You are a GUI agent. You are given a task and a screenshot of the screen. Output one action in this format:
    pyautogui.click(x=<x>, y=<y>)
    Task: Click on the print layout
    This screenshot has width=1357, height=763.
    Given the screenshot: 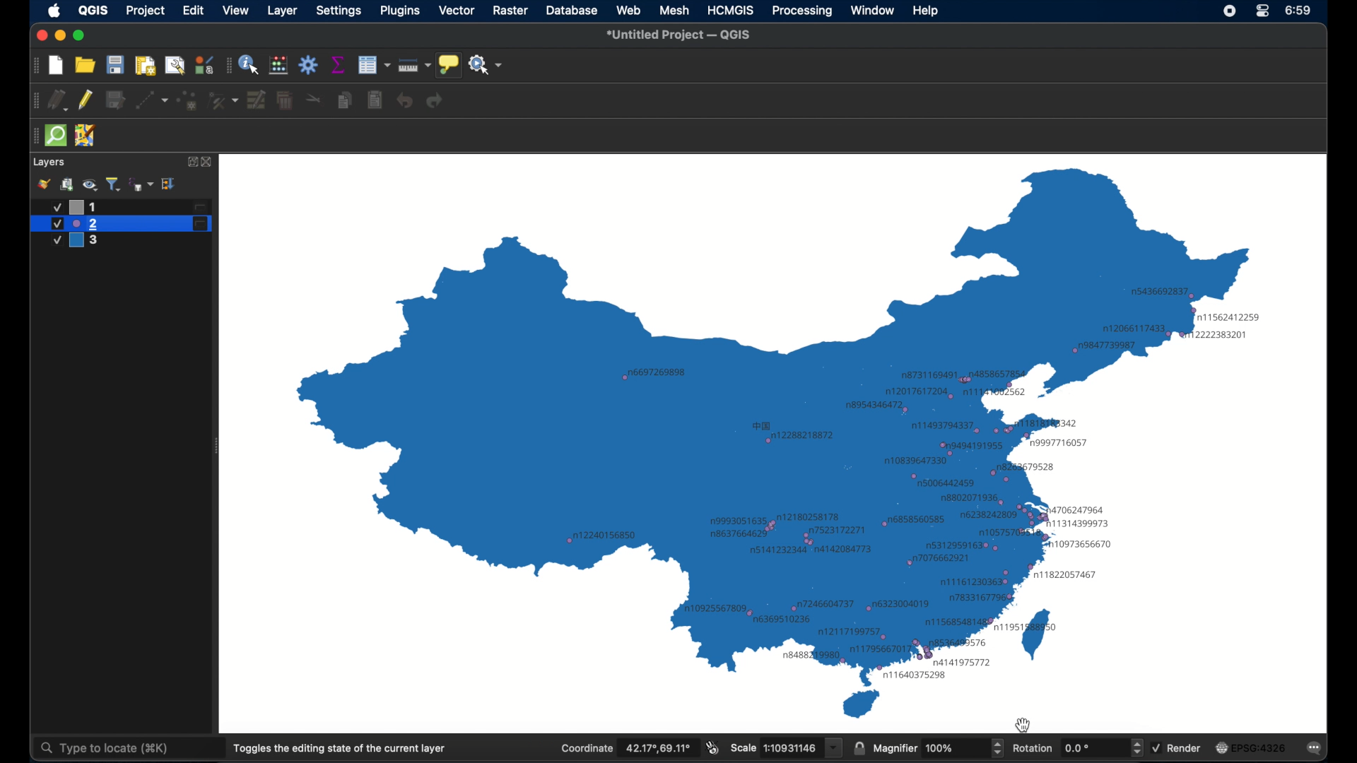 What is the action you would take?
    pyautogui.click(x=146, y=66)
    